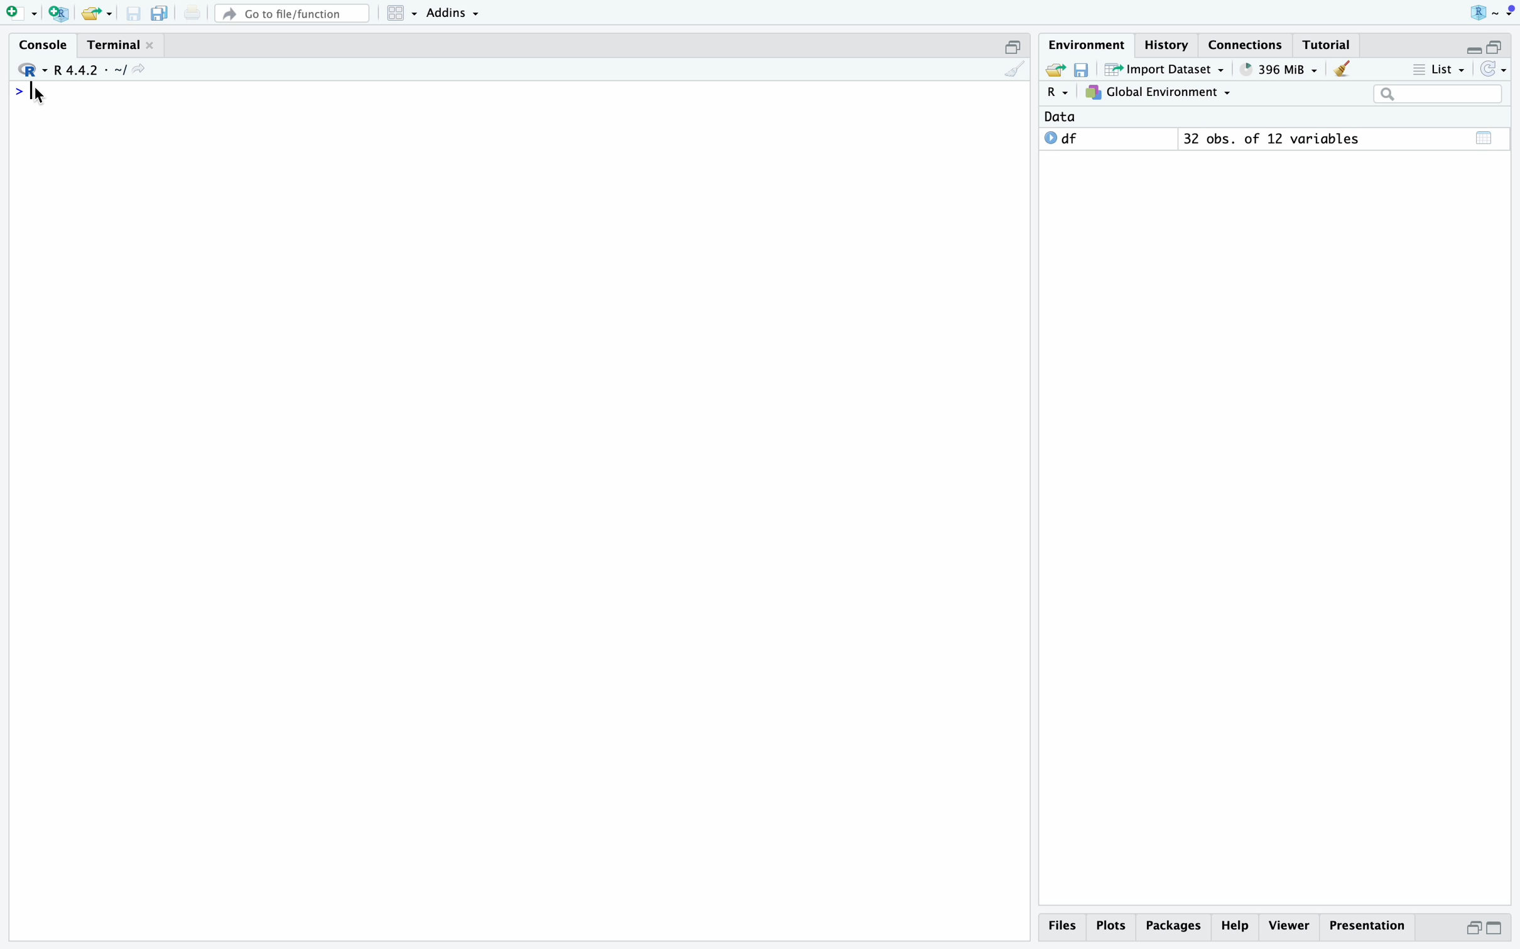 The width and height of the screenshot is (1520, 949). Describe the element at coordinates (1158, 92) in the screenshot. I see `Global enviornment` at that location.